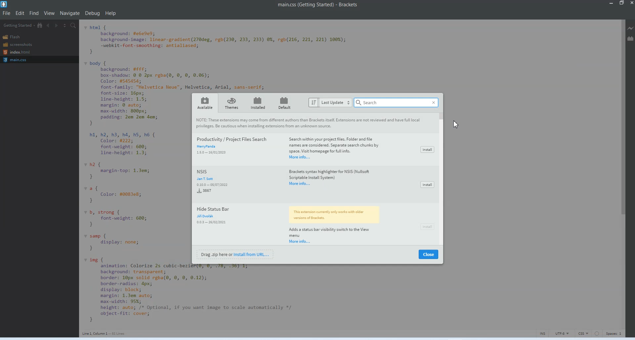  What do you see at coordinates (105, 333) in the screenshot?
I see `Text 3` at bounding box center [105, 333].